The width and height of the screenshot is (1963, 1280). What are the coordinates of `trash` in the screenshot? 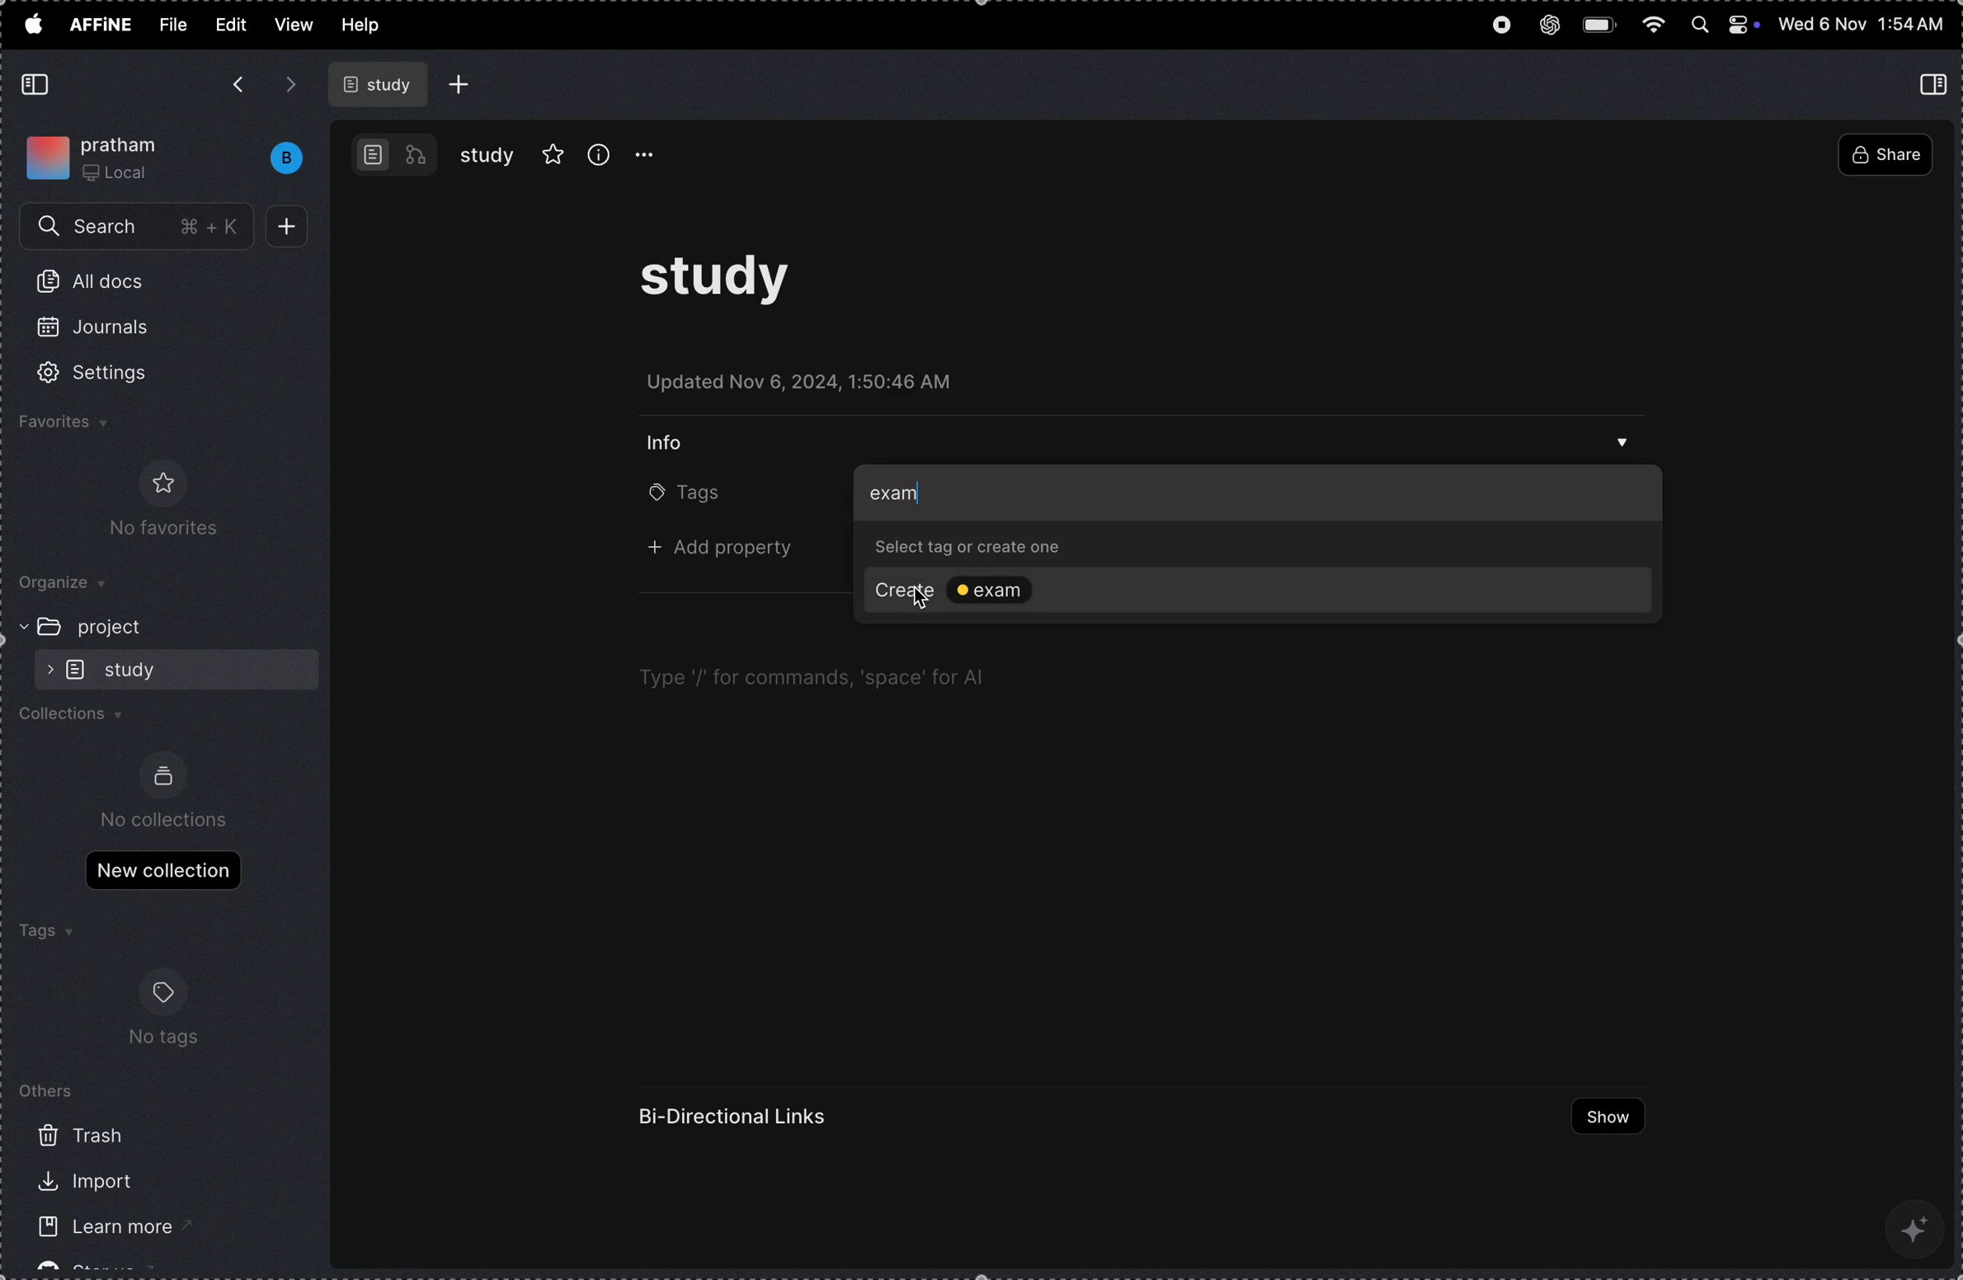 It's located at (82, 1135).